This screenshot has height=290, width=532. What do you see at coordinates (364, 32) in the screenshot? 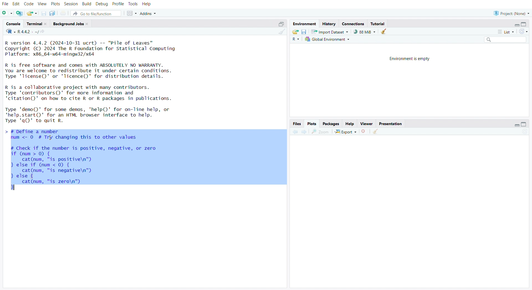
I see `88 mib` at bounding box center [364, 32].